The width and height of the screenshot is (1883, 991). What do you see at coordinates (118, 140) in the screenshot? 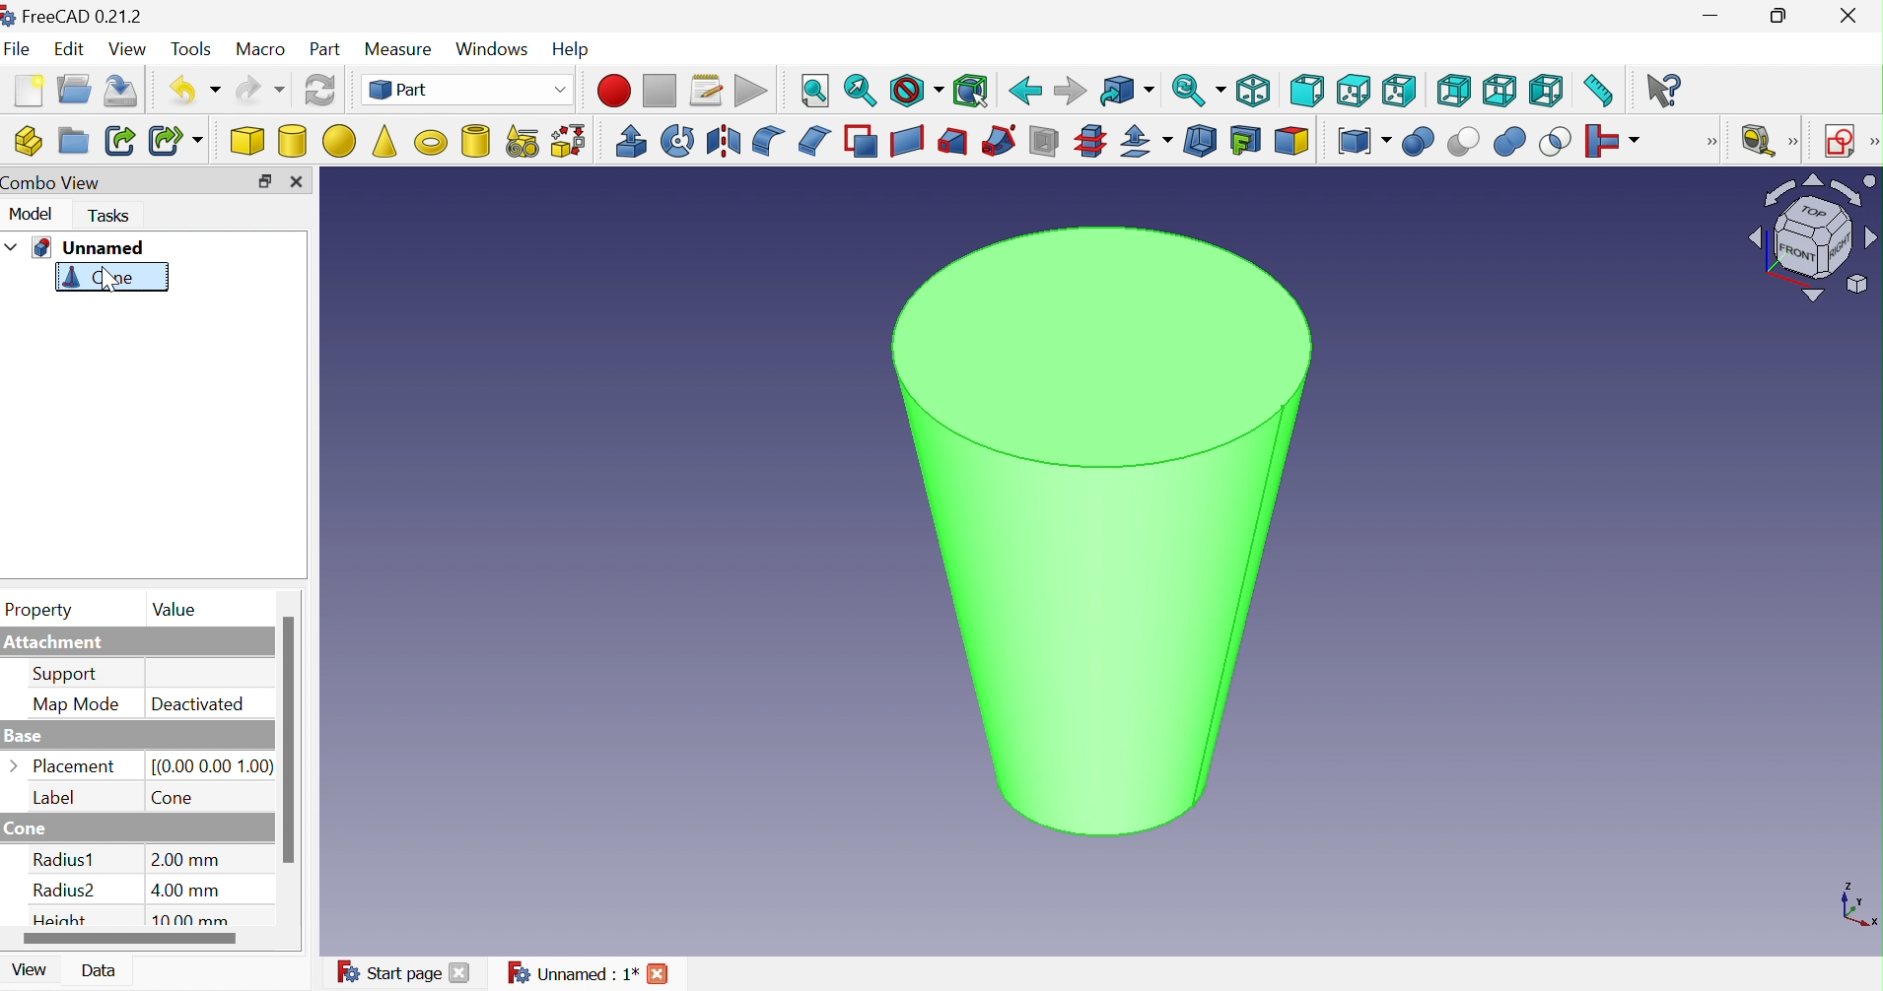
I see `Make link` at bounding box center [118, 140].